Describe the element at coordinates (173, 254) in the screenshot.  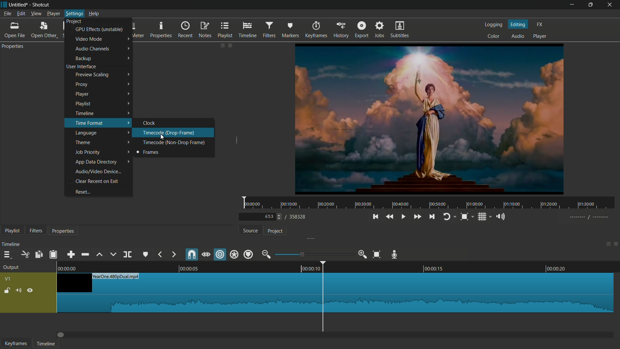
I see `next marker` at that location.